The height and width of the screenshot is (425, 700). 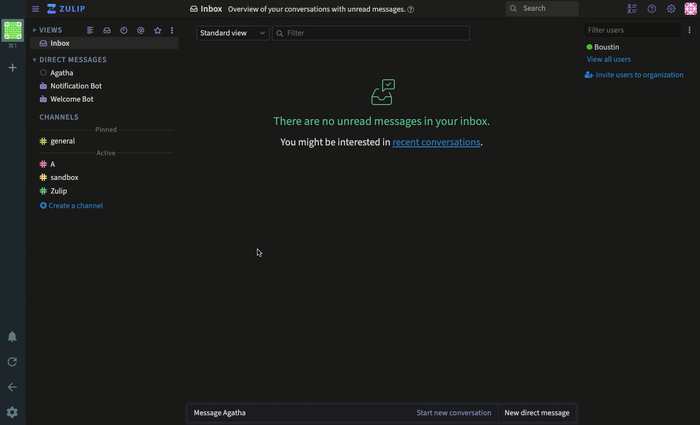 What do you see at coordinates (341, 413) in the screenshot?
I see `Message` at bounding box center [341, 413].